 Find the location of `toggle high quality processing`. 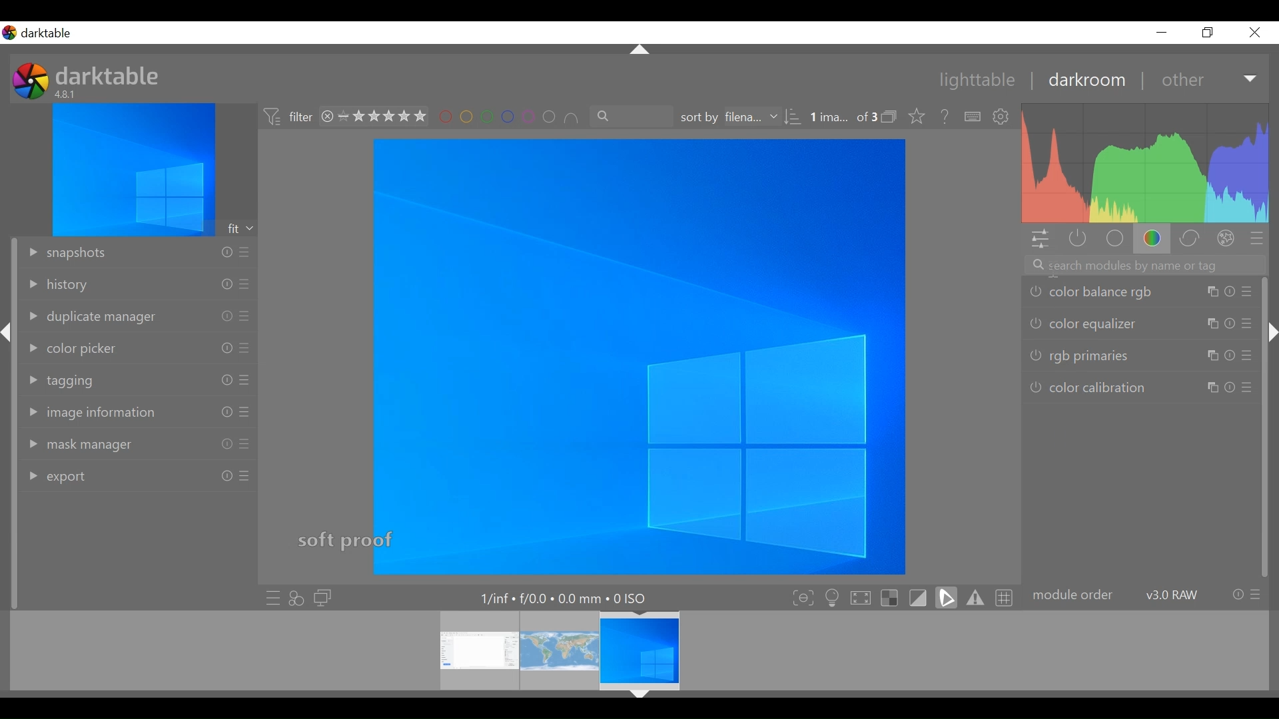

toggle high quality processing is located at coordinates (861, 597).